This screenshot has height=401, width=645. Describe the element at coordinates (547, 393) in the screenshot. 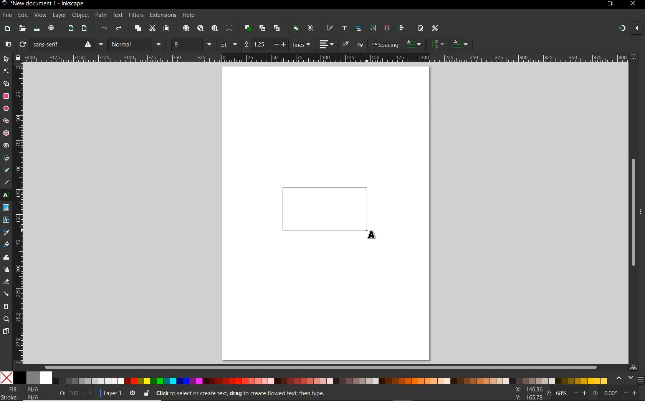

I see `zoom` at that location.